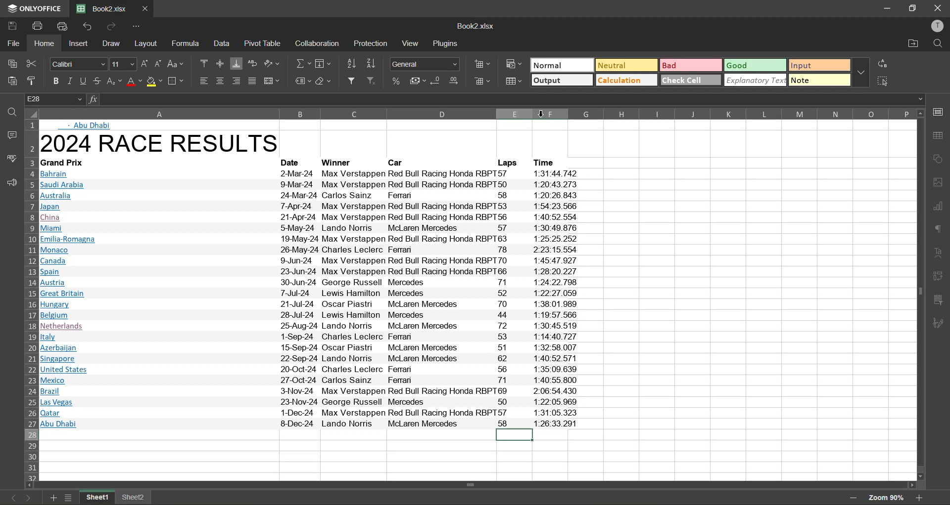 This screenshot has height=505, width=950. Describe the element at coordinates (31, 9) in the screenshot. I see `app name: only office` at that location.